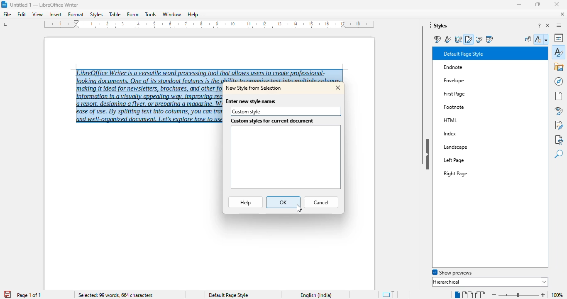 The width and height of the screenshot is (567, 299). Describe the element at coordinates (388, 295) in the screenshot. I see `standard selection` at that location.